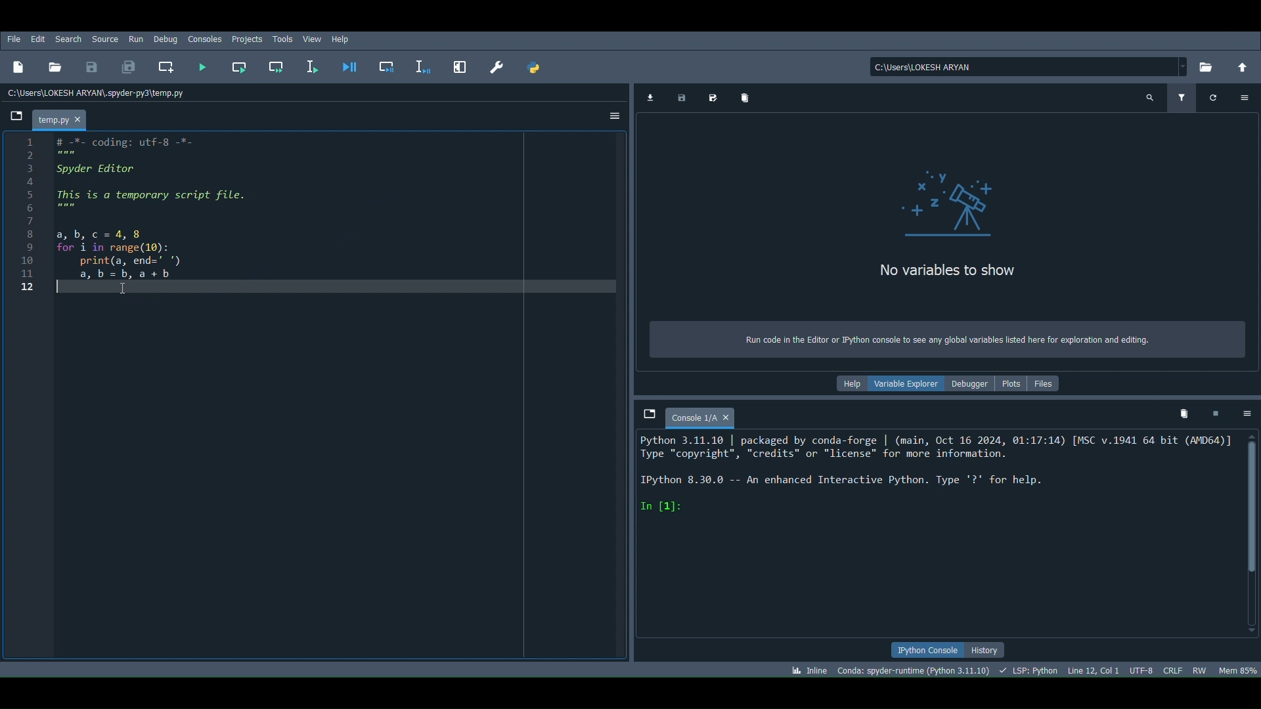  Describe the element at coordinates (205, 39) in the screenshot. I see `Consoles` at that location.